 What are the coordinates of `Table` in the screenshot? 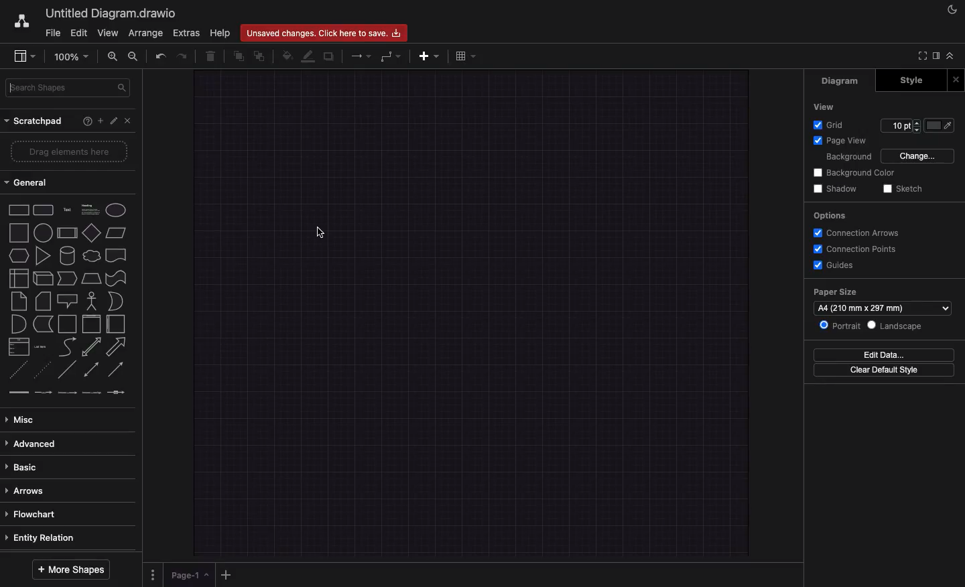 It's located at (465, 57).